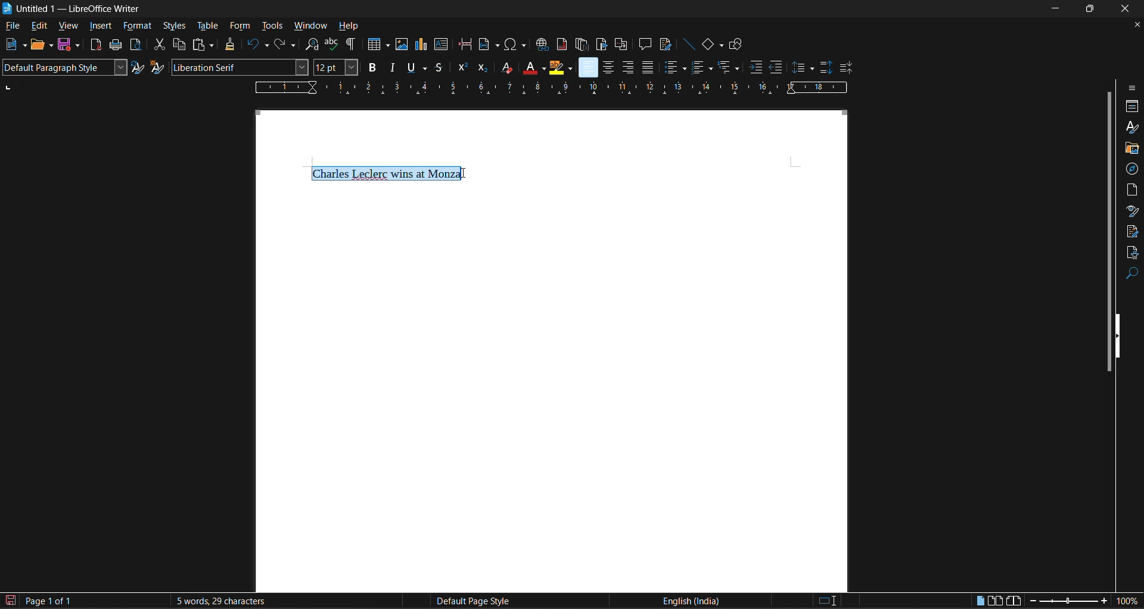 The image size is (1144, 609). I want to click on clone formatting, so click(229, 44).